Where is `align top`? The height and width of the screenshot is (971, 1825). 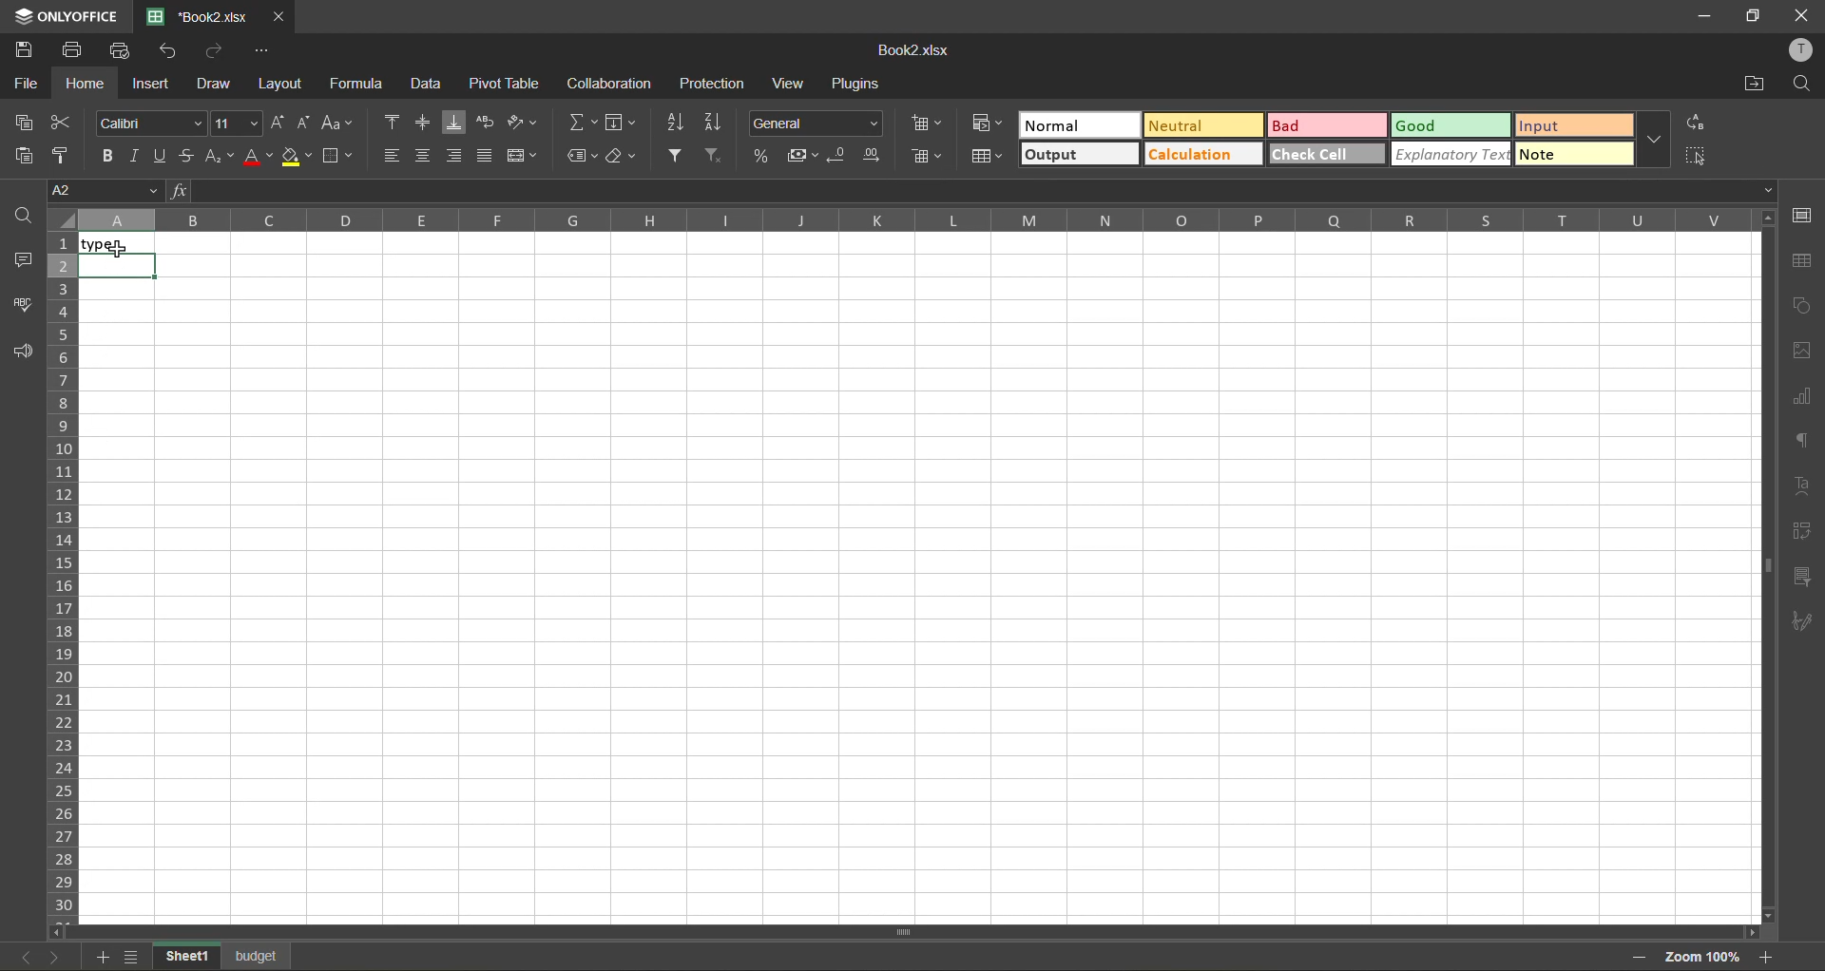 align top is located at coordinates (390, 122).